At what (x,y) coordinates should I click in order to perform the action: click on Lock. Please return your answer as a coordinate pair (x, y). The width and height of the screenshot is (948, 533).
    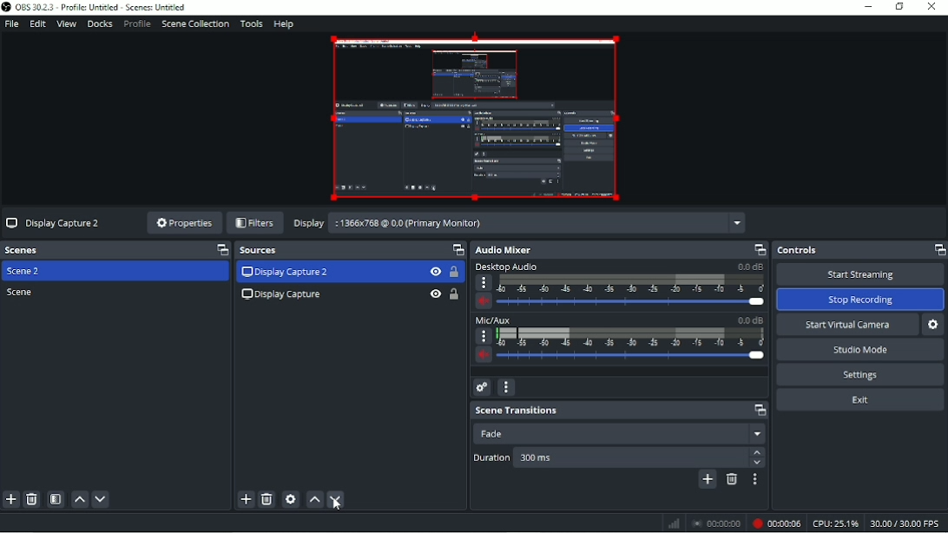
    Looking at the image, I should click on (454, 294).